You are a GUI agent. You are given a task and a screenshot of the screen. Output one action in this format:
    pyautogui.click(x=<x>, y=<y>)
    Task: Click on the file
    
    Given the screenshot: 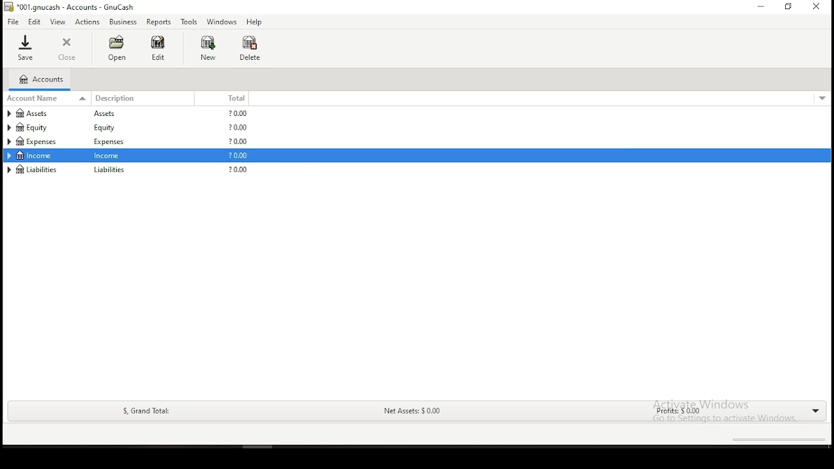 What is the action you would take?
    pyautogui.click(x=12, y=22)
    